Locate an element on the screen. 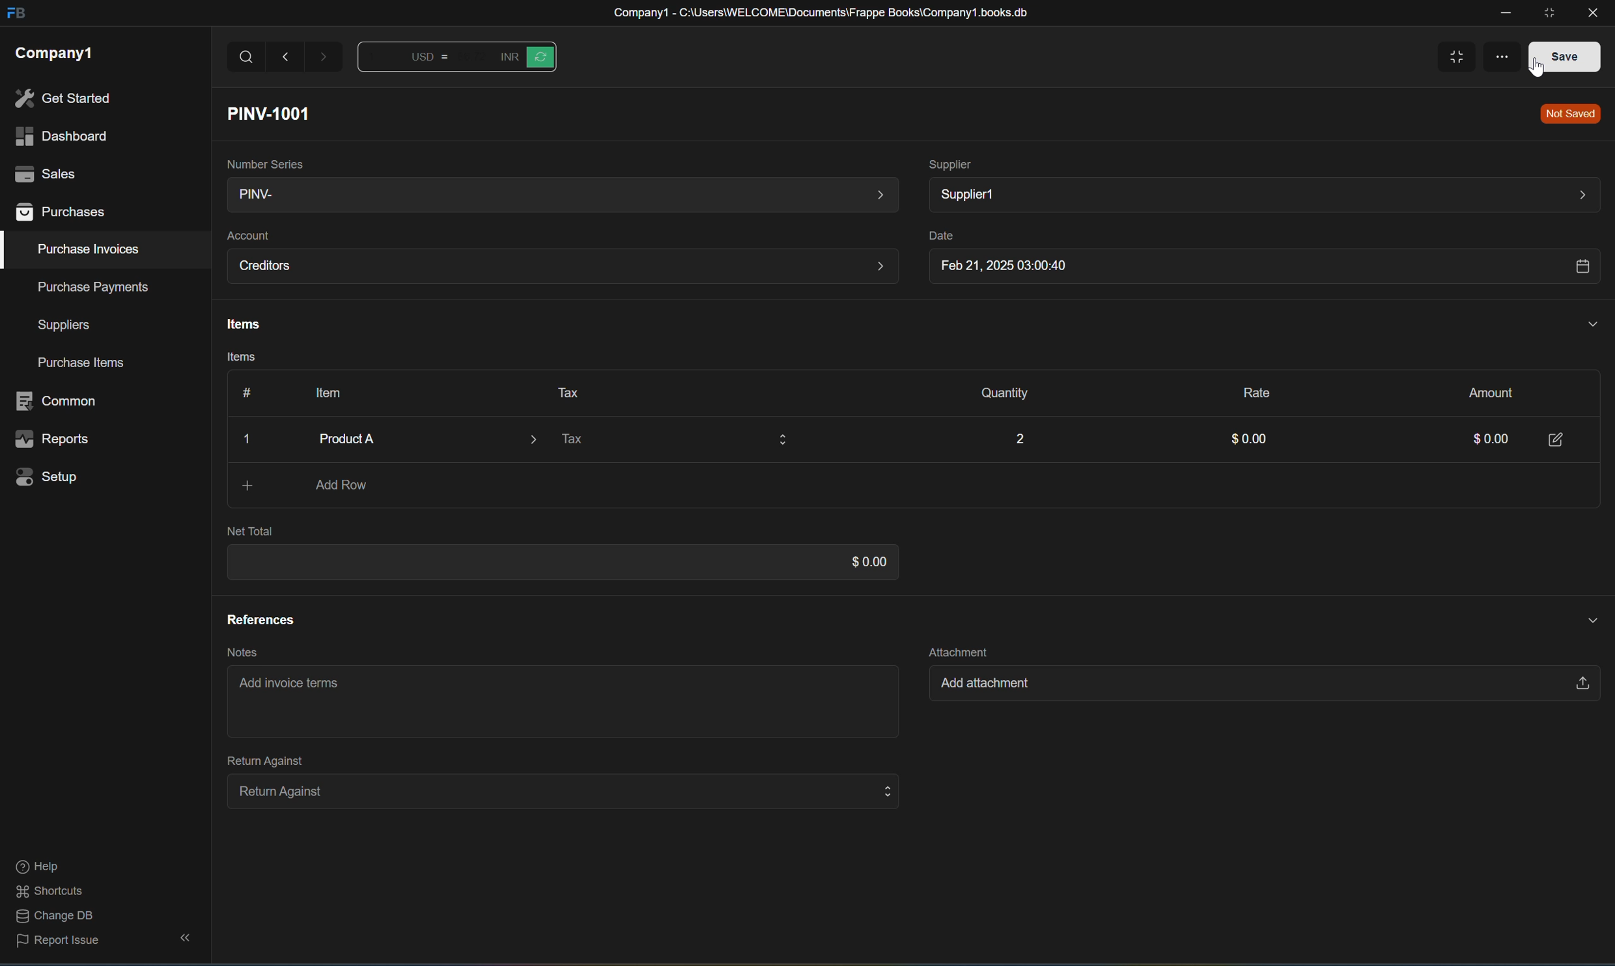  Items is located at coordinates (236, 359).